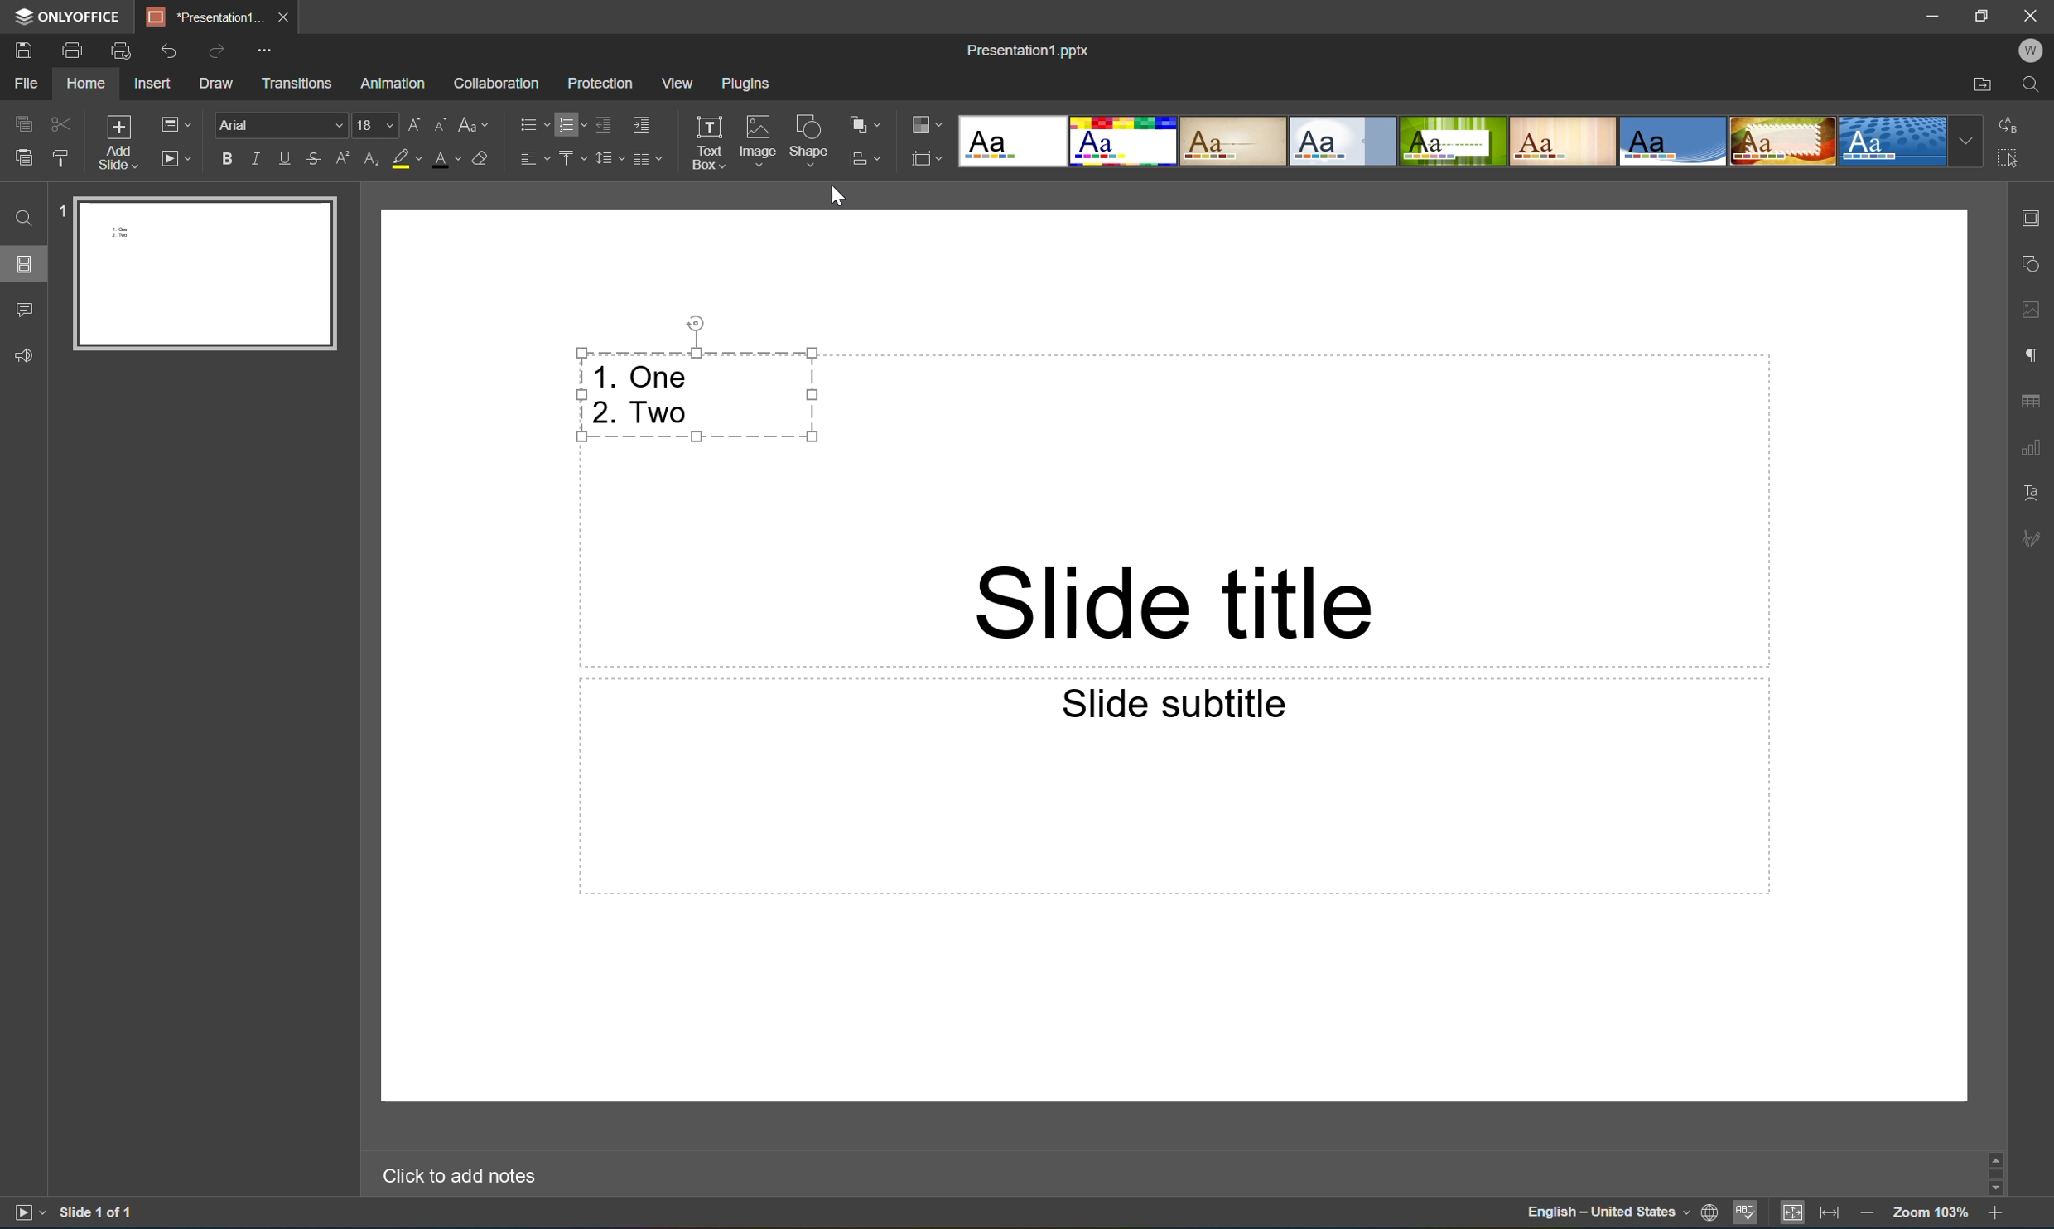 This screenshot has width=2054, height=1229. What do you see at coordinates (1998, 1171) in the screenshot?
I see `Scroll bar` at bounding box center [1998, 1171].